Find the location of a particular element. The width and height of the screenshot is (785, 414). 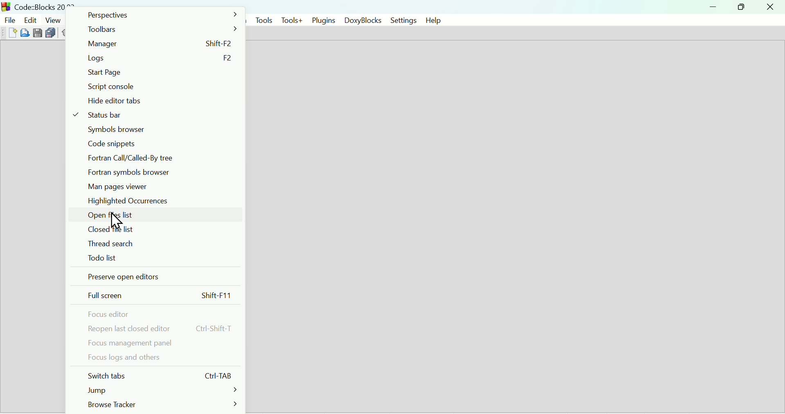

Closed file list is located at coordinates (157, 229).